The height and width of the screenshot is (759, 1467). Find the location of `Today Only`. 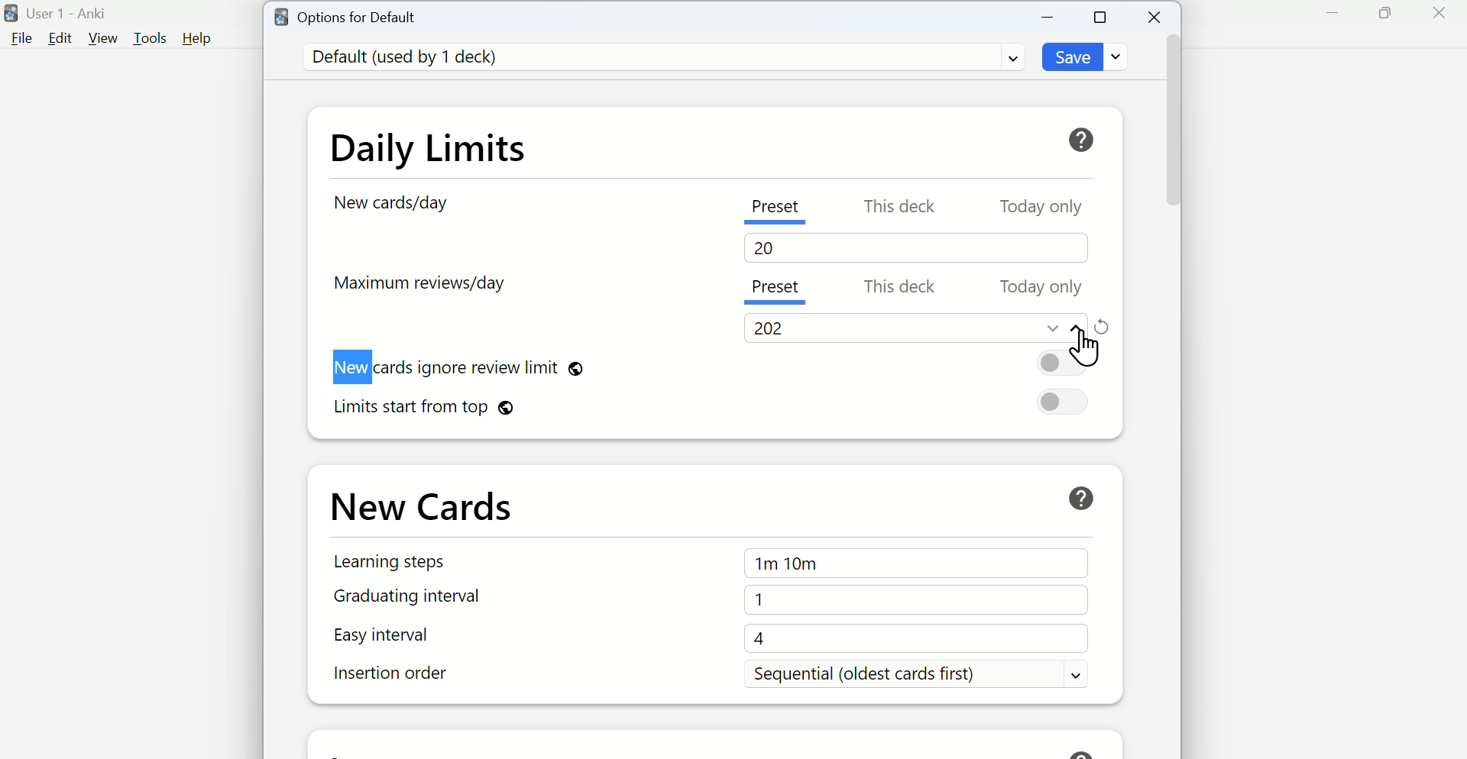

Today Only is located at coordinates (1040, 210).